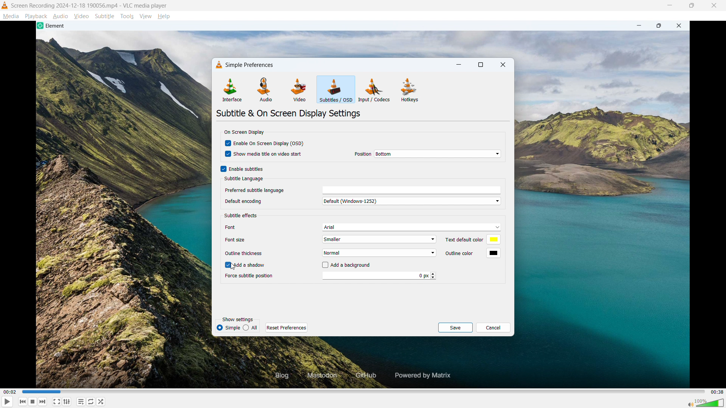 The width and height of the screenshot is (726, 408). I want to click on Input or codecs , so click(374, 90).